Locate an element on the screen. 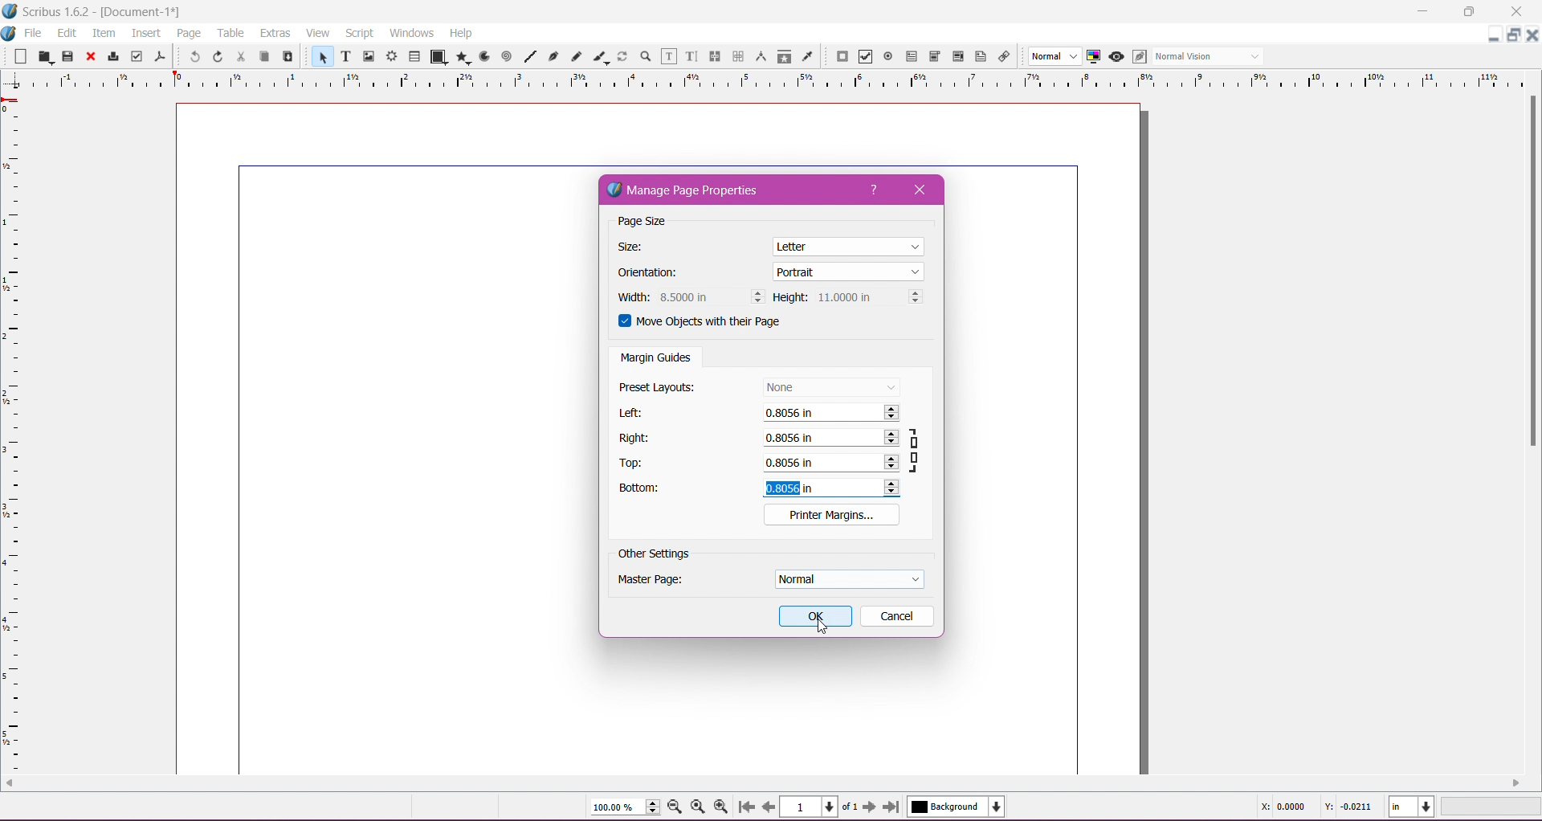 The image size is (1542, 821). Save as PDF is located at coordinates (161, 55).